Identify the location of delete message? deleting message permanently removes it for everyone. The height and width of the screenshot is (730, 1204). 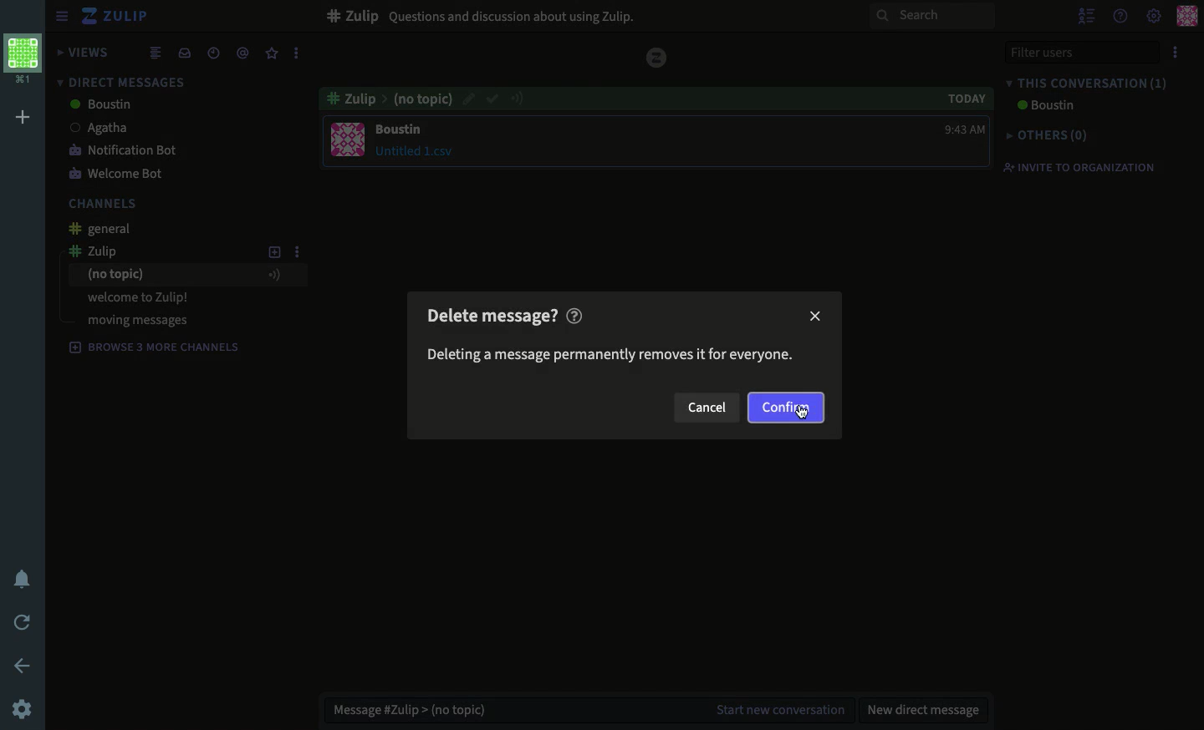
(608, 336).